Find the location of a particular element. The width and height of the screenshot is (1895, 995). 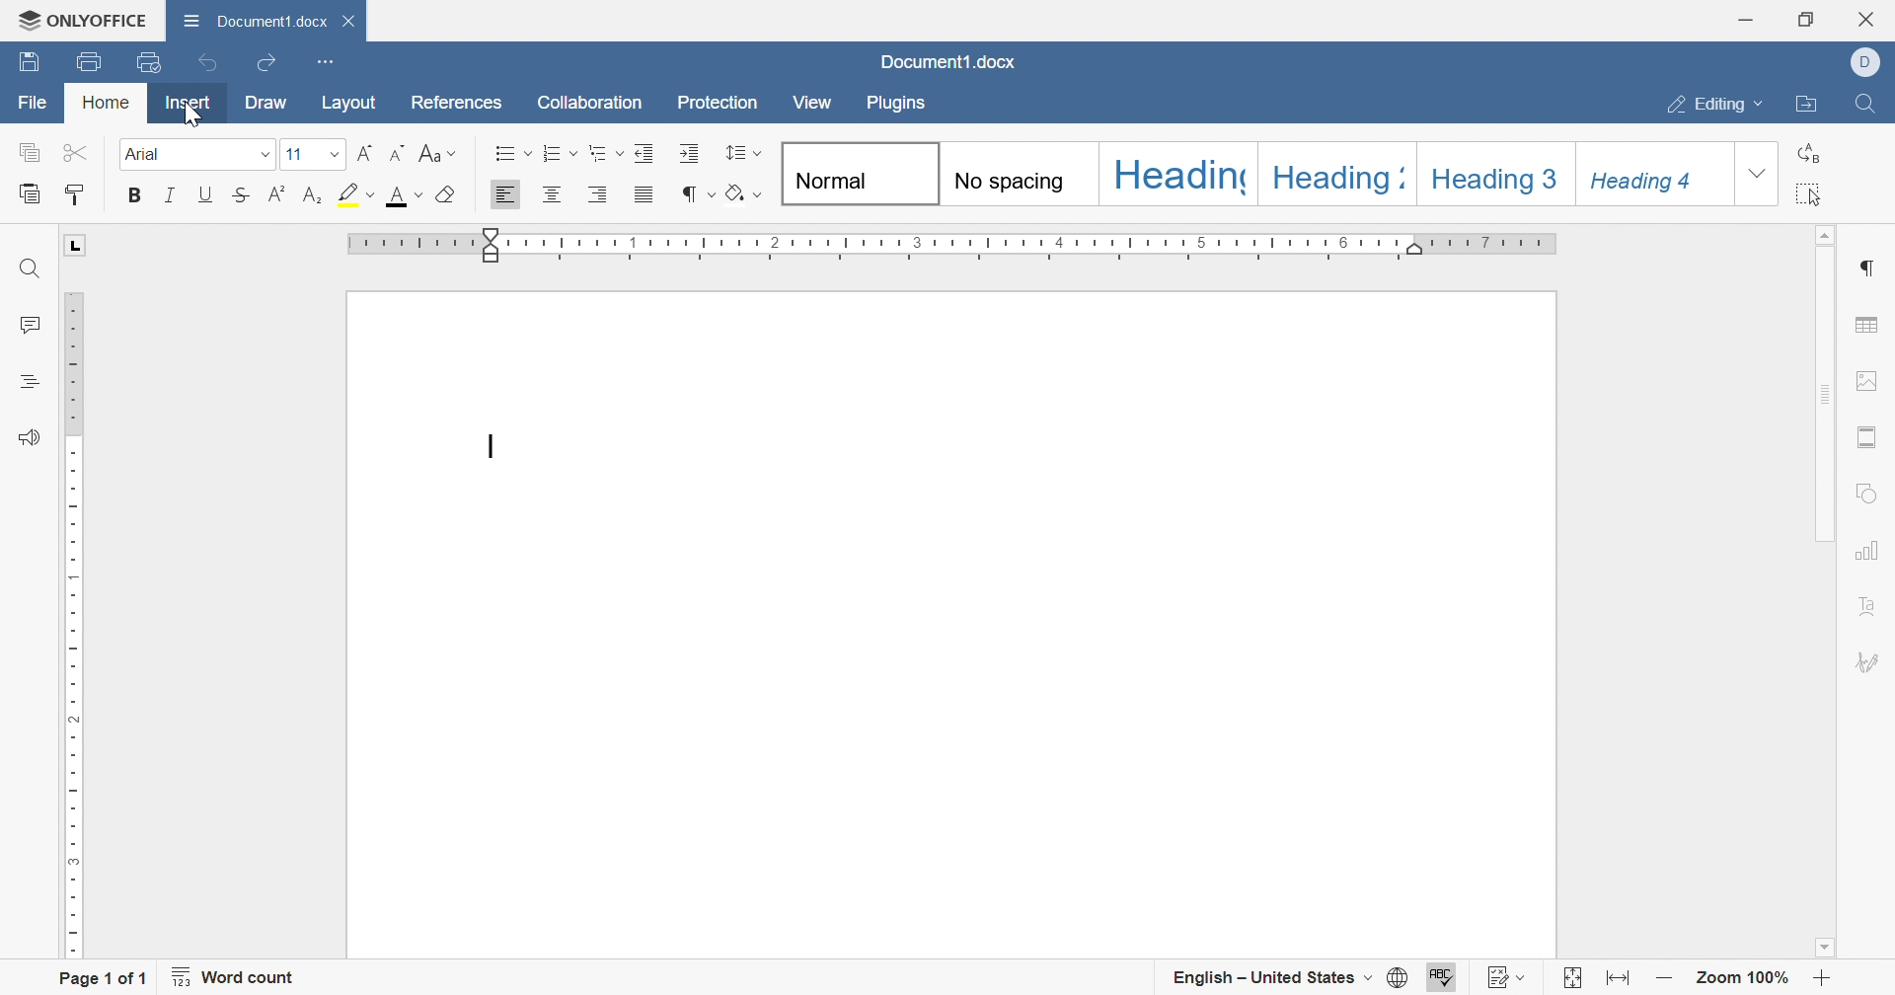

Restore down is located at coordinates (1804, 20).